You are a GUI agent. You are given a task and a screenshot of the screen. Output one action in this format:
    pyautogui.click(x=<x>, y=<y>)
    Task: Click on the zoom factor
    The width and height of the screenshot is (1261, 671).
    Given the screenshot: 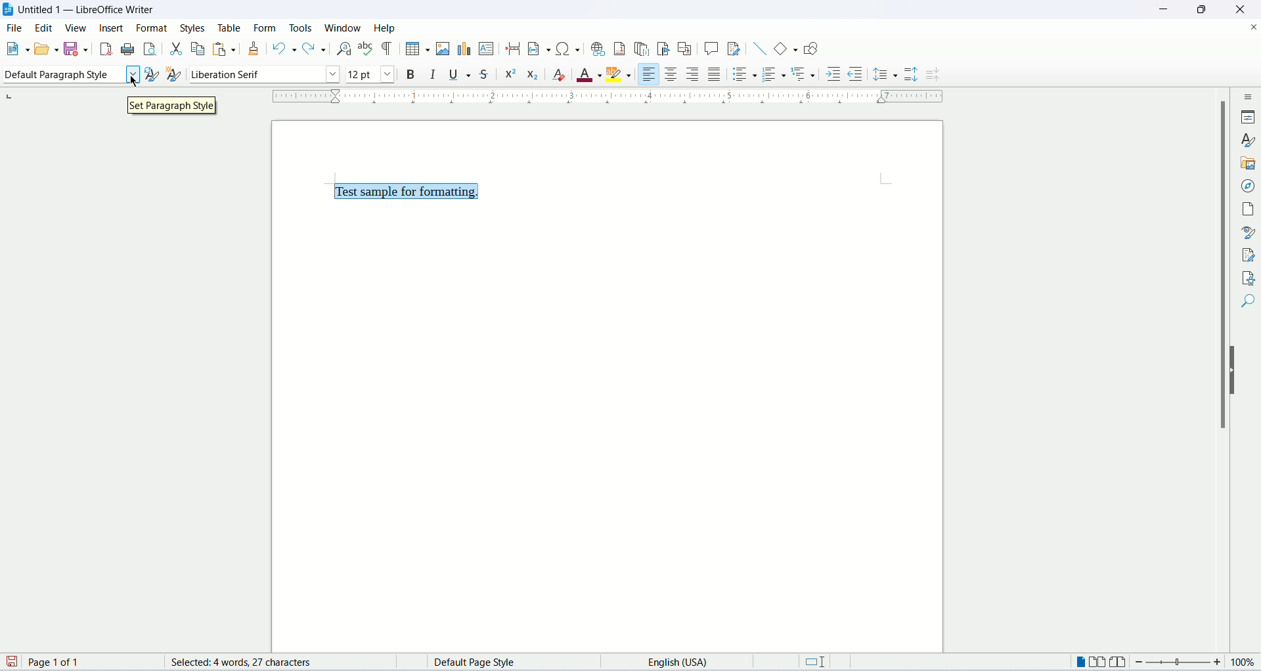 What is the action you would take?
    pyautogui.click(x=1195, y=664)
    